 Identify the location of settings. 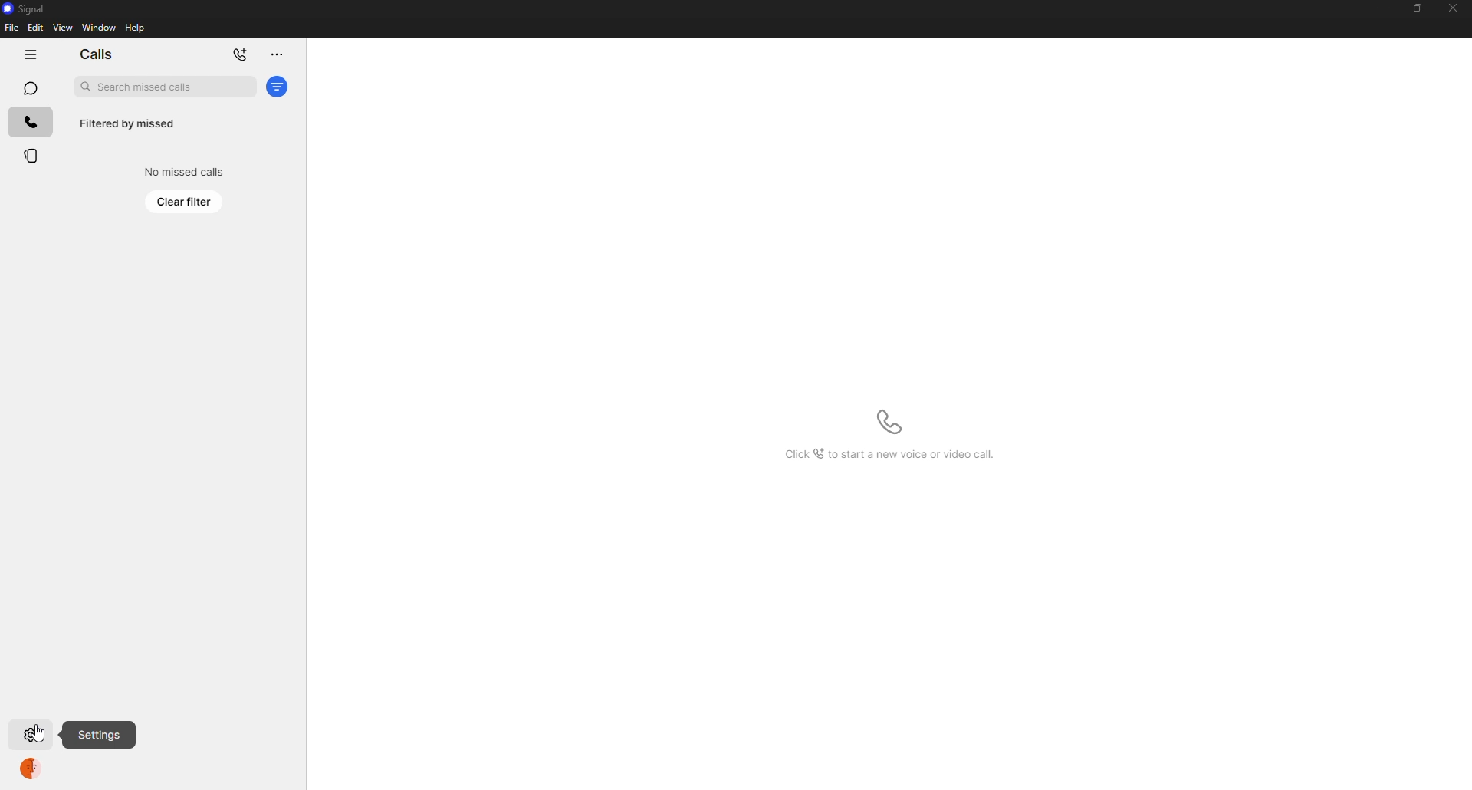
(100, 734).